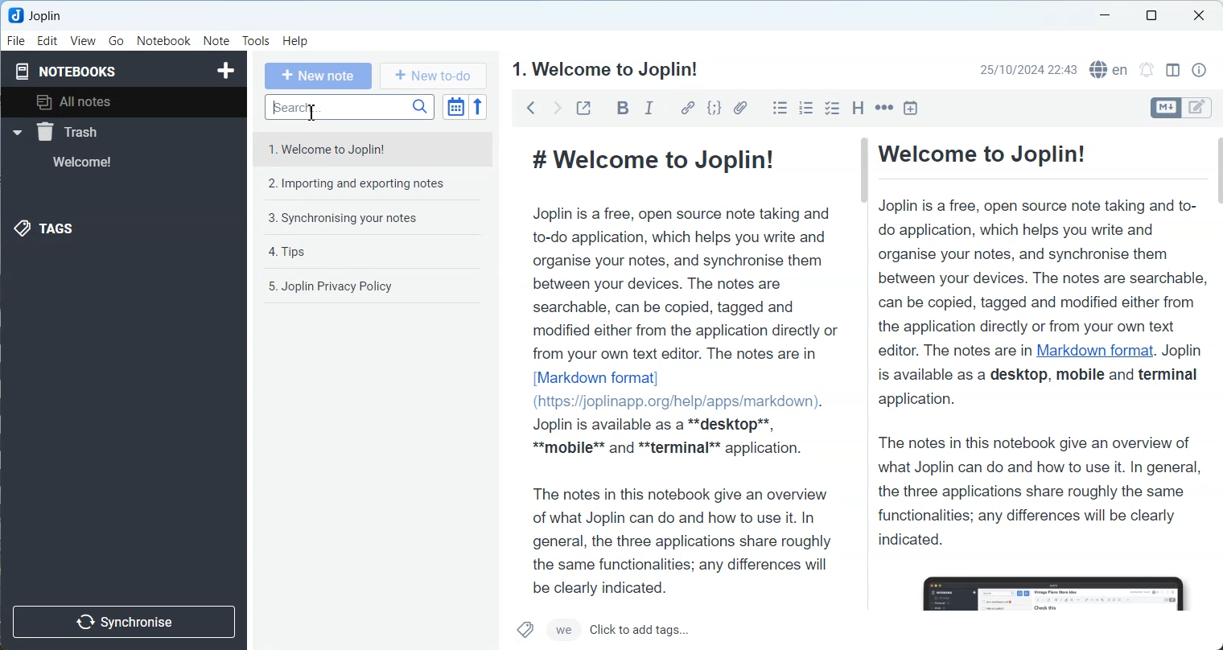 The height and width of the screenshot is (650, 1223). What do you see at coordinates (1199, 69) in the screenshot?
I see `Note Properties` at bounding box center [1199, 69].